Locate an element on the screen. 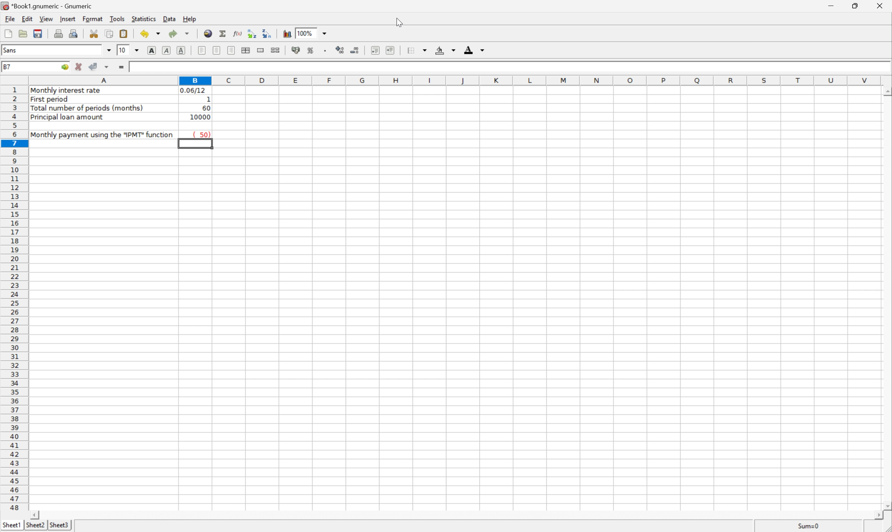 This screenshot has width=892, height=532. Scroll Right is located at coordinates (877, 516).